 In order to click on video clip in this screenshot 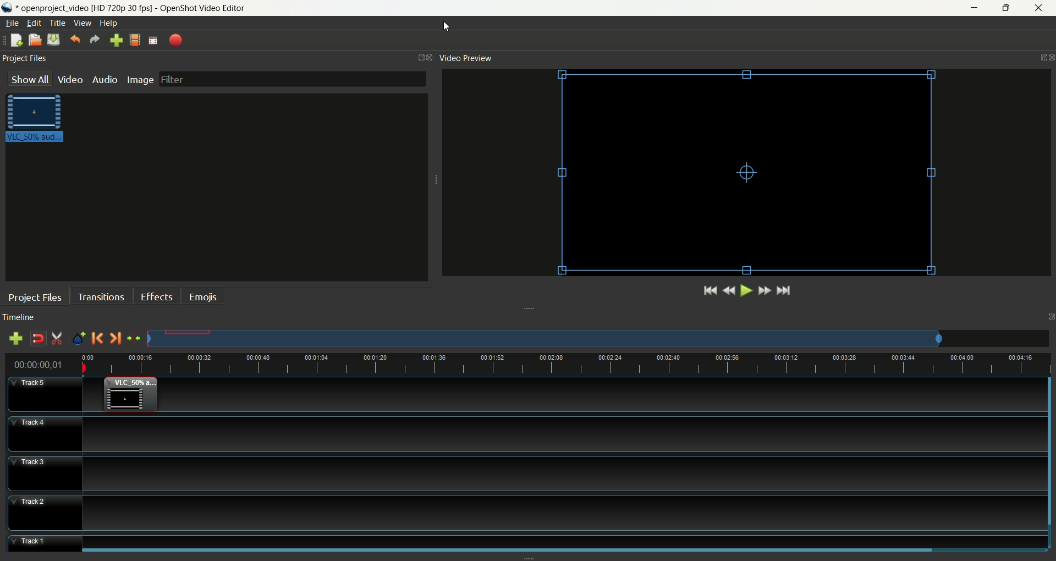, I will do `click(133, 398)`.